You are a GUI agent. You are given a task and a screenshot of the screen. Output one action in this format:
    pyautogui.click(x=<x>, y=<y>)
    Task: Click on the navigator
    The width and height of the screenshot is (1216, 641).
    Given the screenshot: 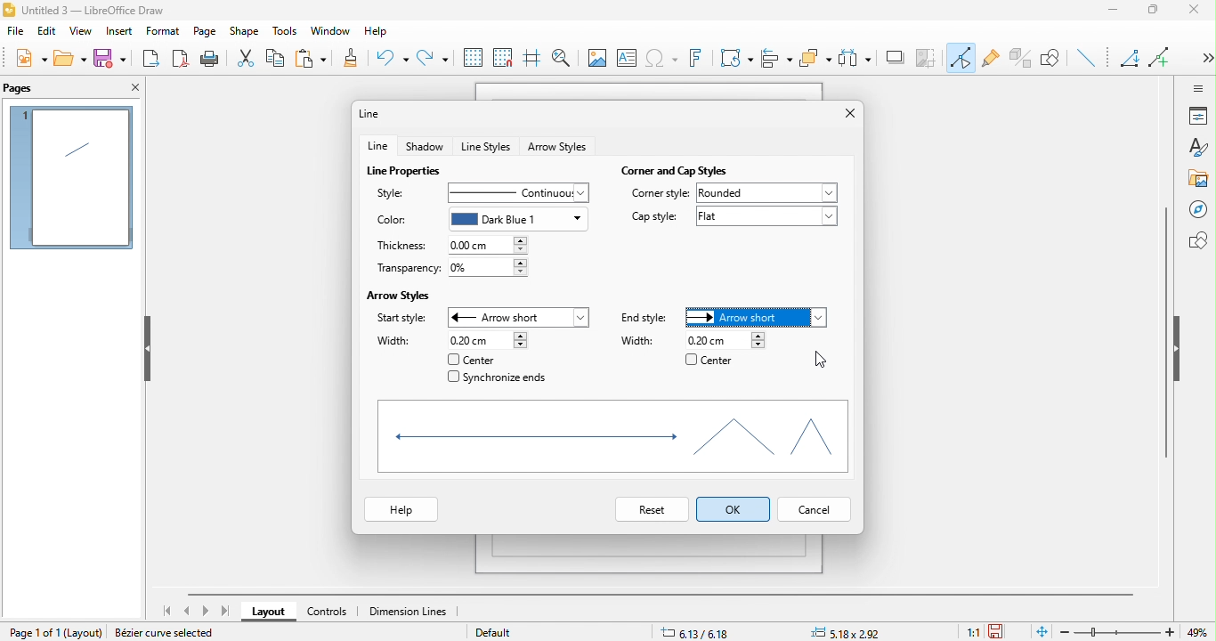 What is the action you would take?
    pyautogui.click(x=1197, y=209)
    